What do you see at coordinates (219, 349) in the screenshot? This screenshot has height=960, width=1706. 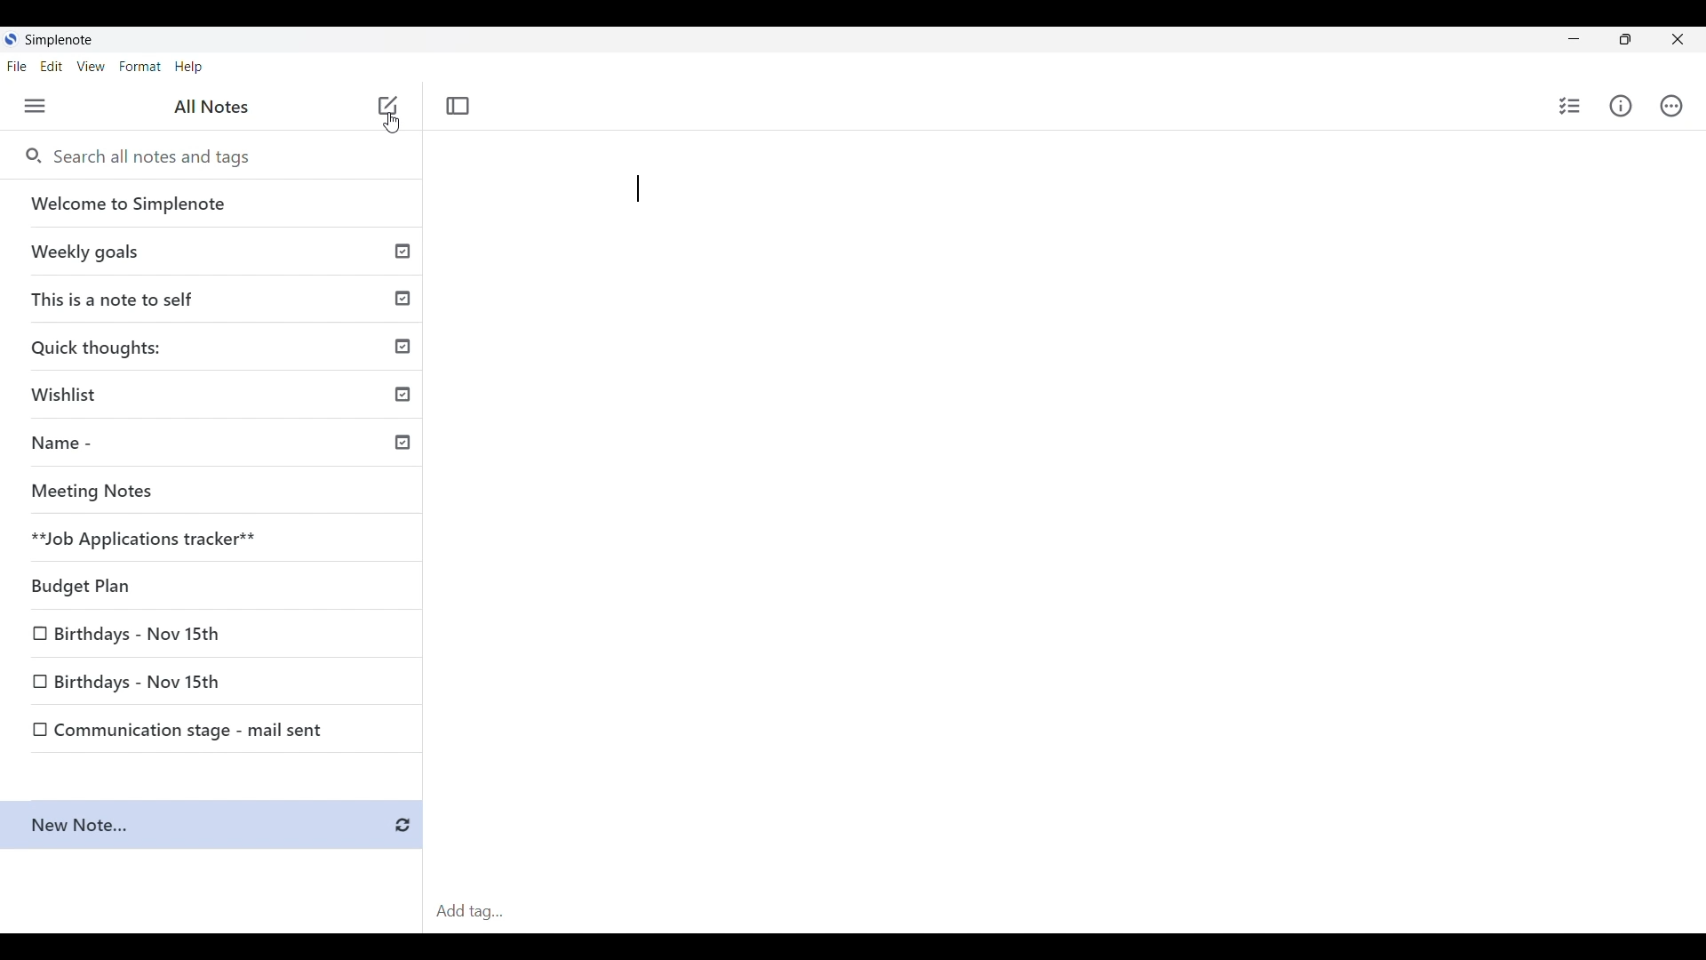 I see `Quick thoughts:` at bounding box center [219, 349].